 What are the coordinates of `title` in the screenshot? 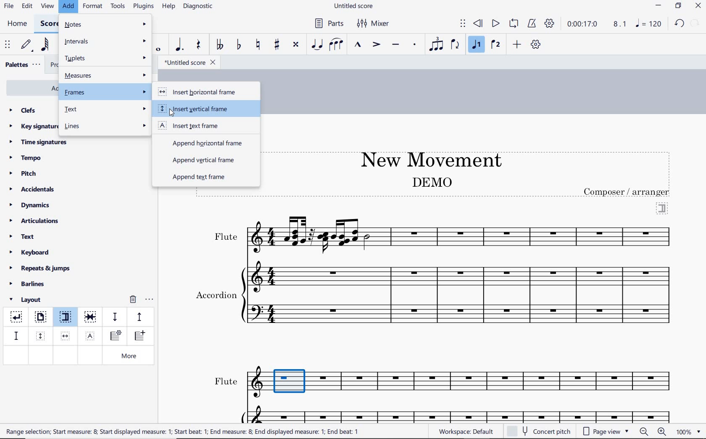 It's located at (427, 159).